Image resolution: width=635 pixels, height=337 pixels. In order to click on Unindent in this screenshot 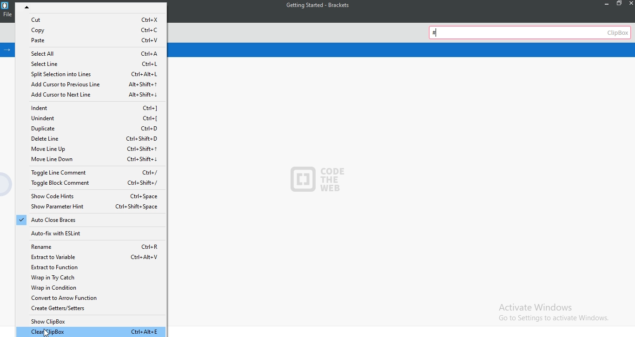, I will do `click(94, 118)`.